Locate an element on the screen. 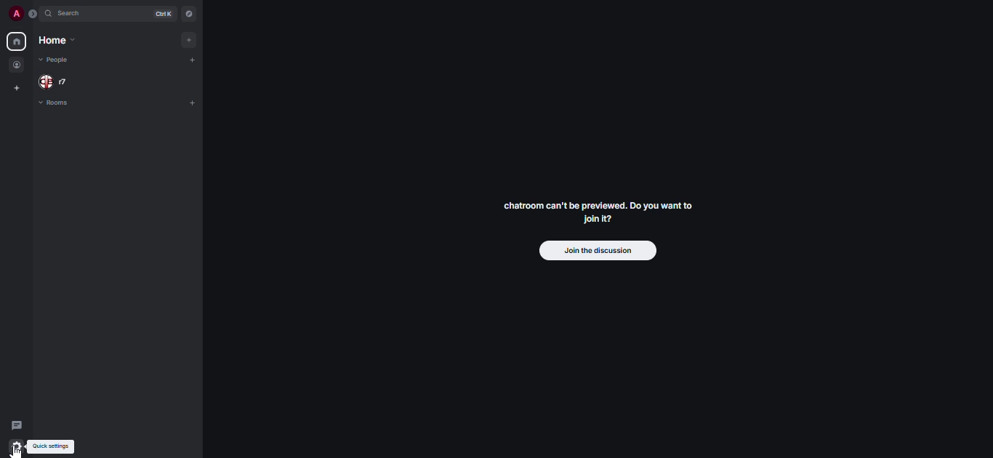 The image size is (993, 458). quick settings is located at coordinates (52, 446).